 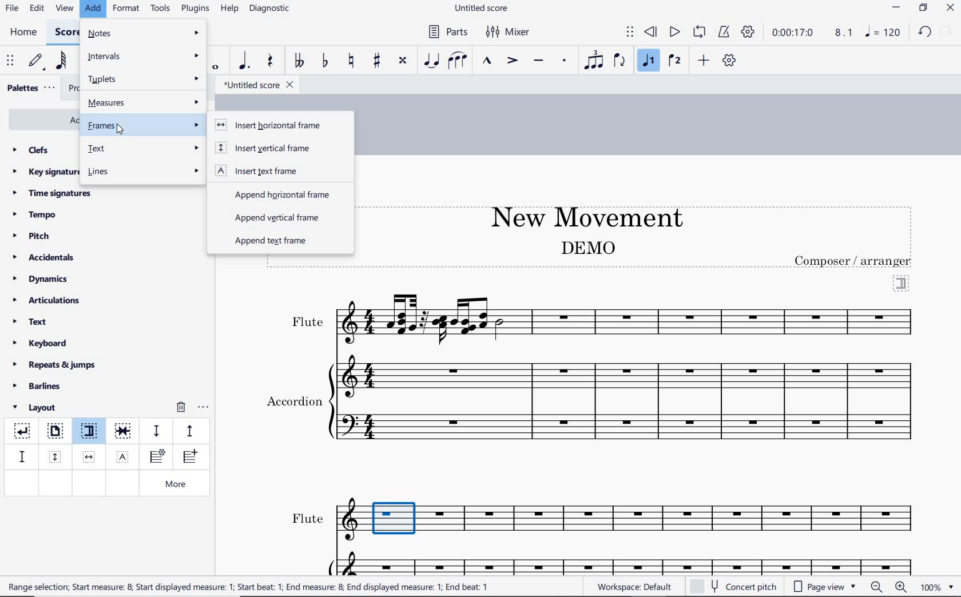 I want to click on plugins, so click(x=195, y=9).